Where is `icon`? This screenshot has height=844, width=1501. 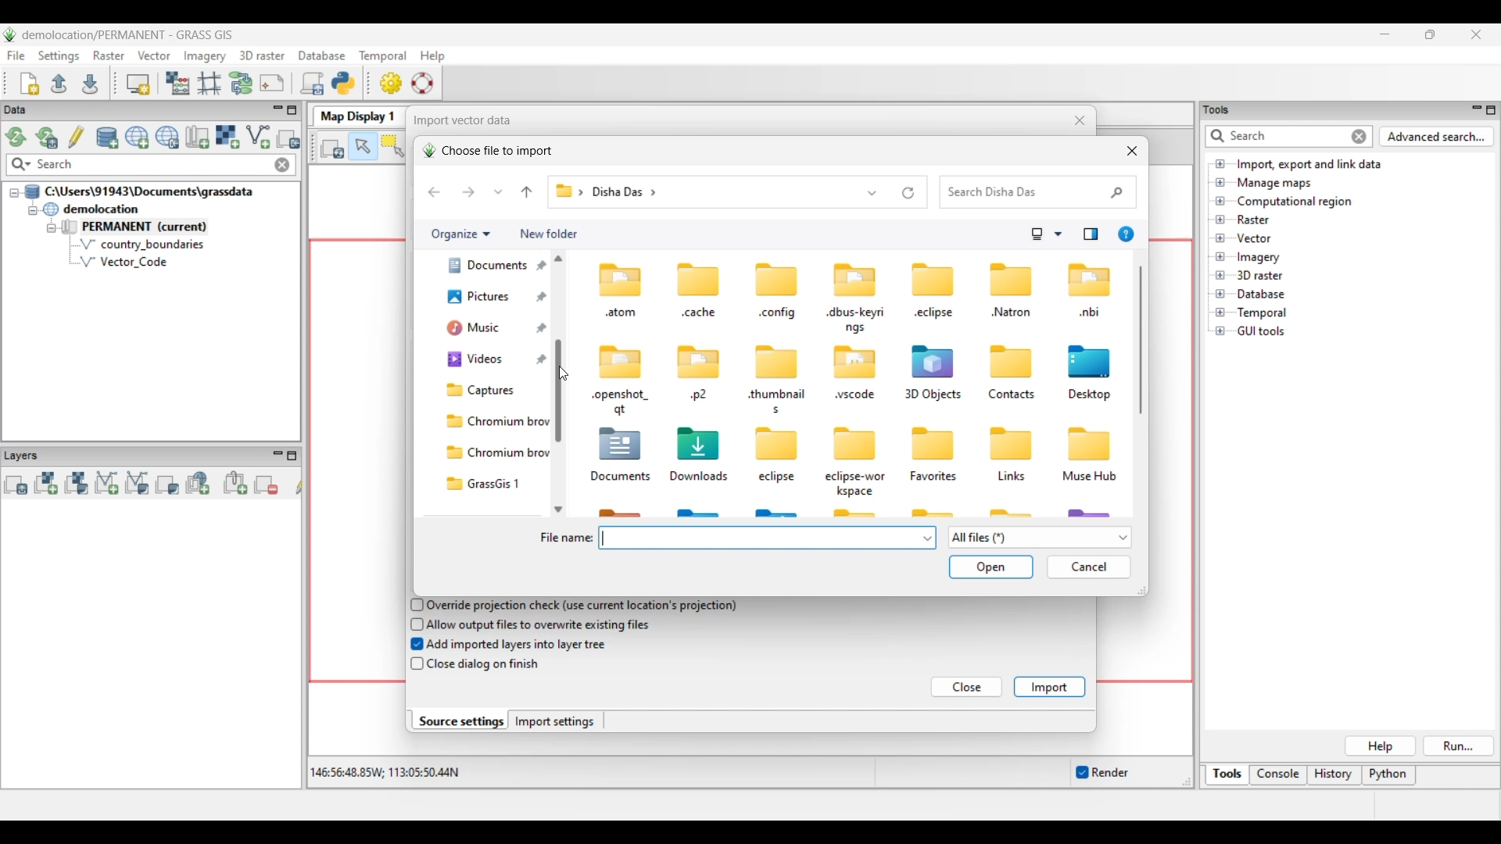
icon is located at coordinates (1090, 280).